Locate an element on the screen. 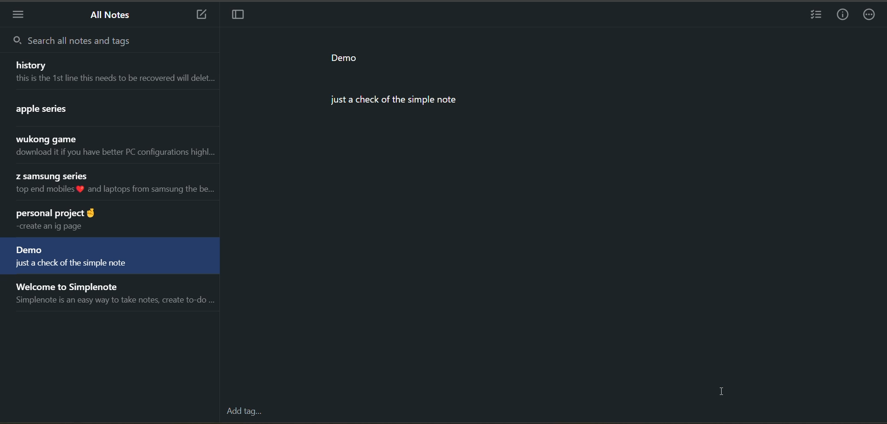  note title and preview is located at coordinates (110, 184).